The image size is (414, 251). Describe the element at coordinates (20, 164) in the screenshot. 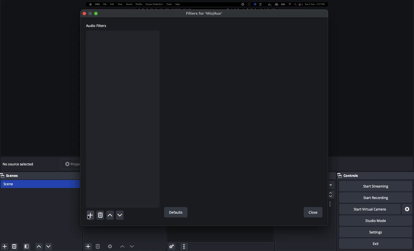

I see `No source selected` at that location.